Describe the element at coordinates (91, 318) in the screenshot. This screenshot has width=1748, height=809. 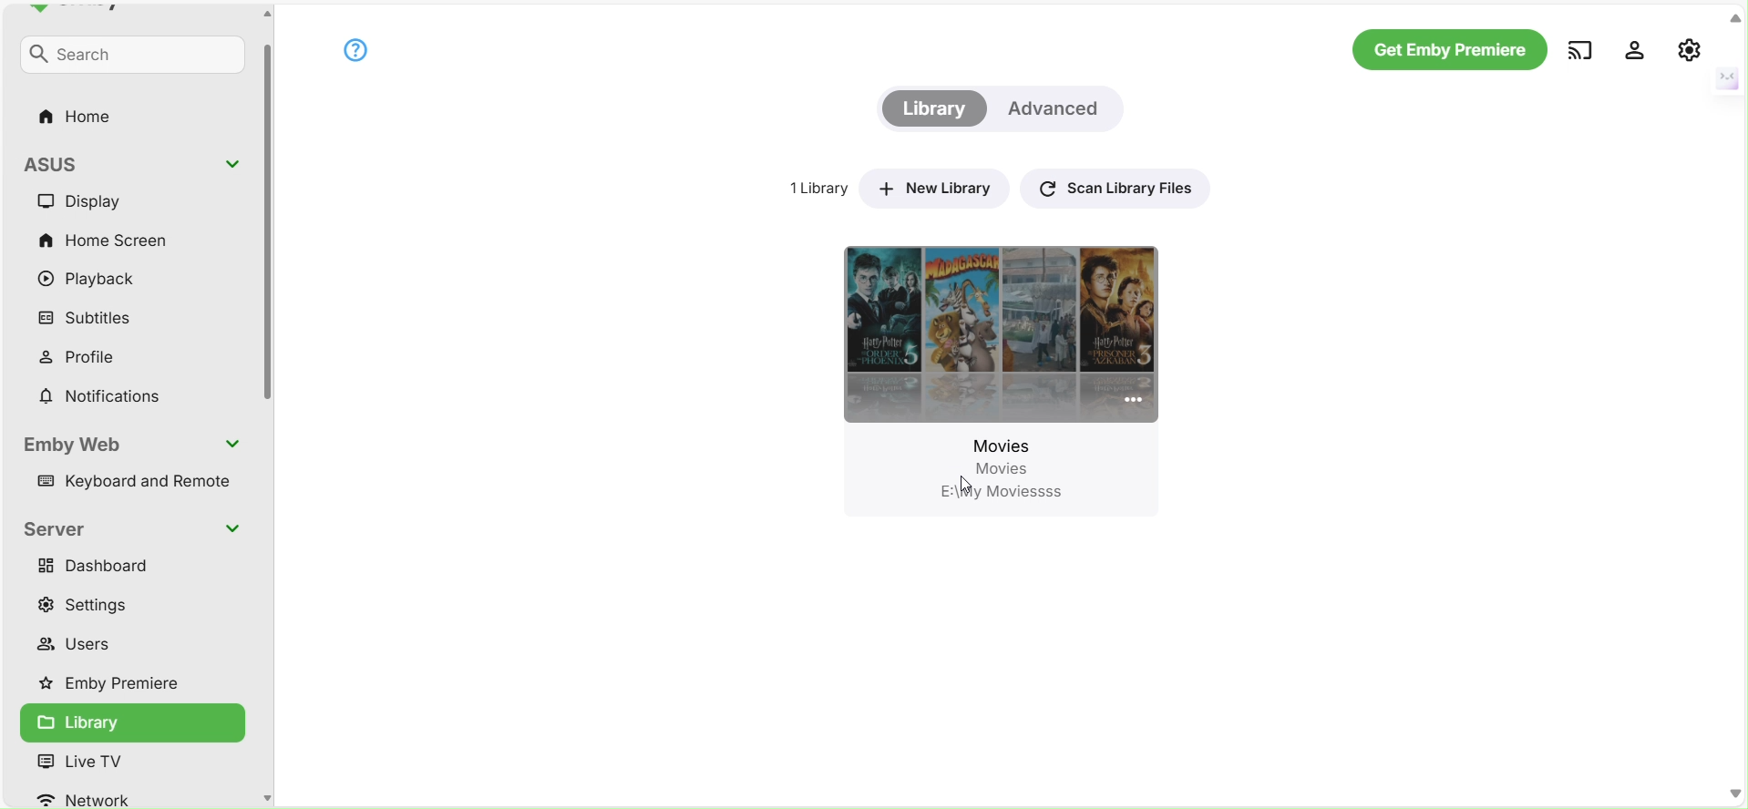
I see `Subtitles` at that location.